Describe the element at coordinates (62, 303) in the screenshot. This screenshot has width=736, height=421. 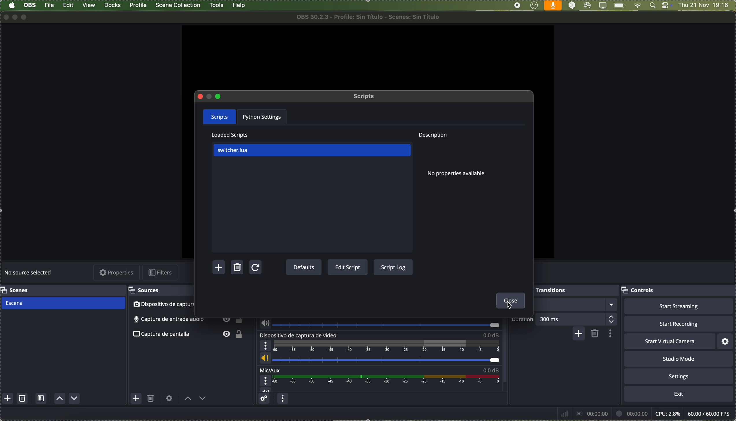
I see `scene` at that location.